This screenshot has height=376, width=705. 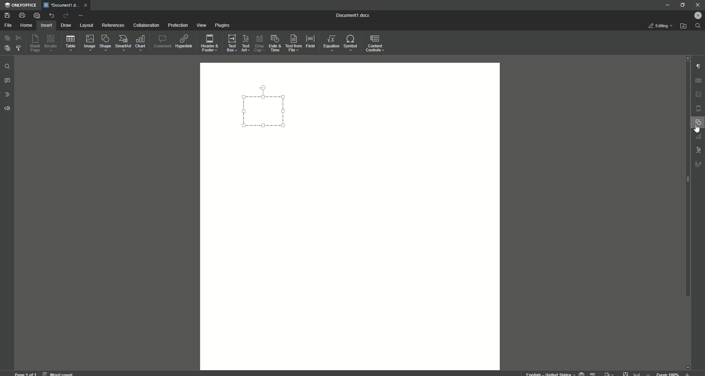 What do you see at coordinates (209, 44) in the screenshot?
I see `Header and Footer` at bounding box center [209, 44].